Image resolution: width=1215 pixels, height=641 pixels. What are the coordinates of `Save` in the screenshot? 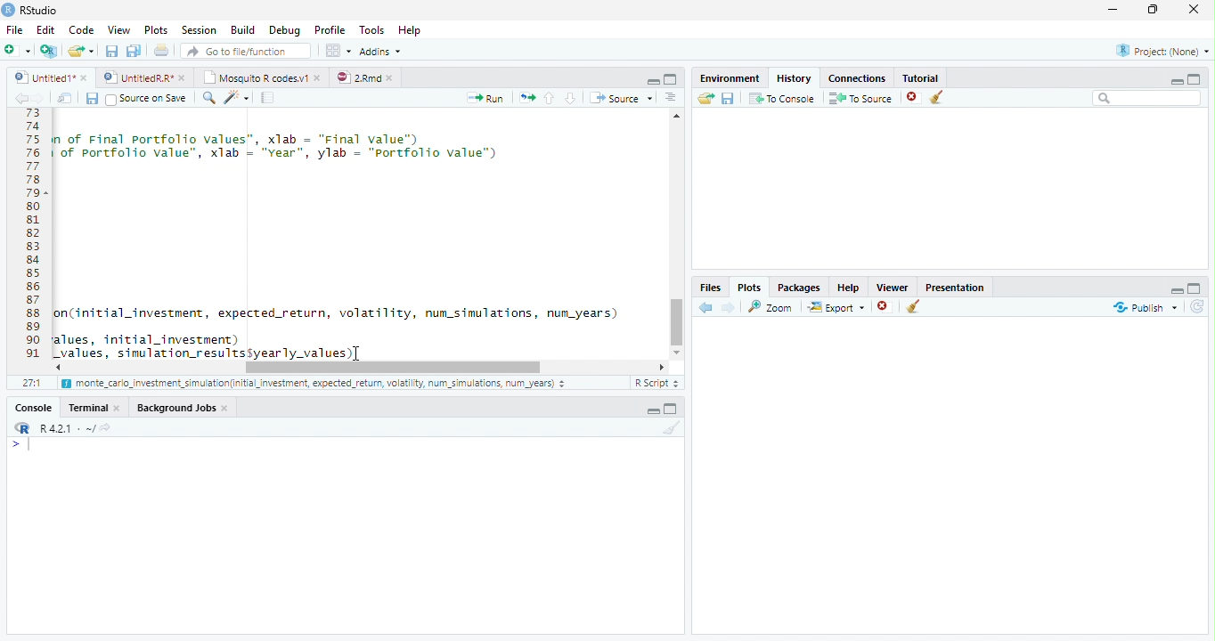 It's located at (92, 98).